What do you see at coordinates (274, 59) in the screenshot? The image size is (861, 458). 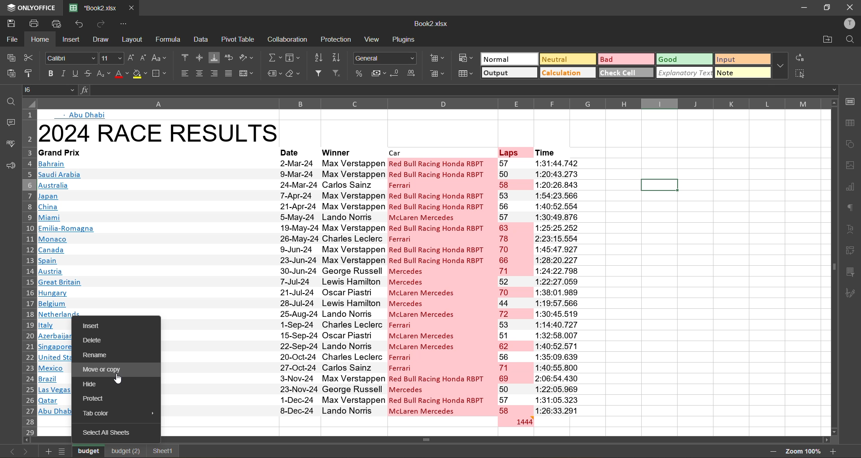 I see `summation` at bounding box center [274, 59].